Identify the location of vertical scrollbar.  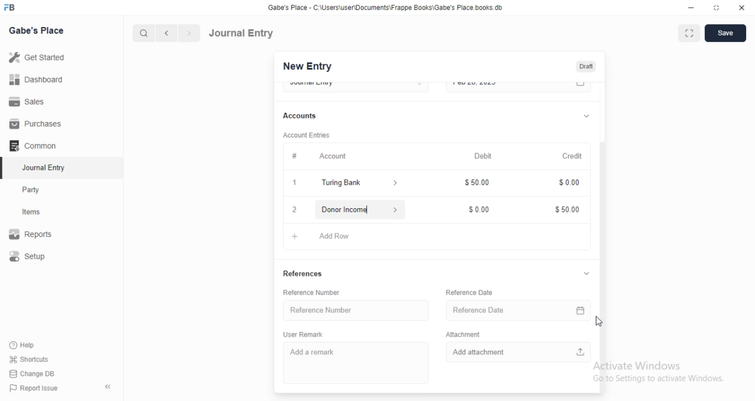
(605, 266).